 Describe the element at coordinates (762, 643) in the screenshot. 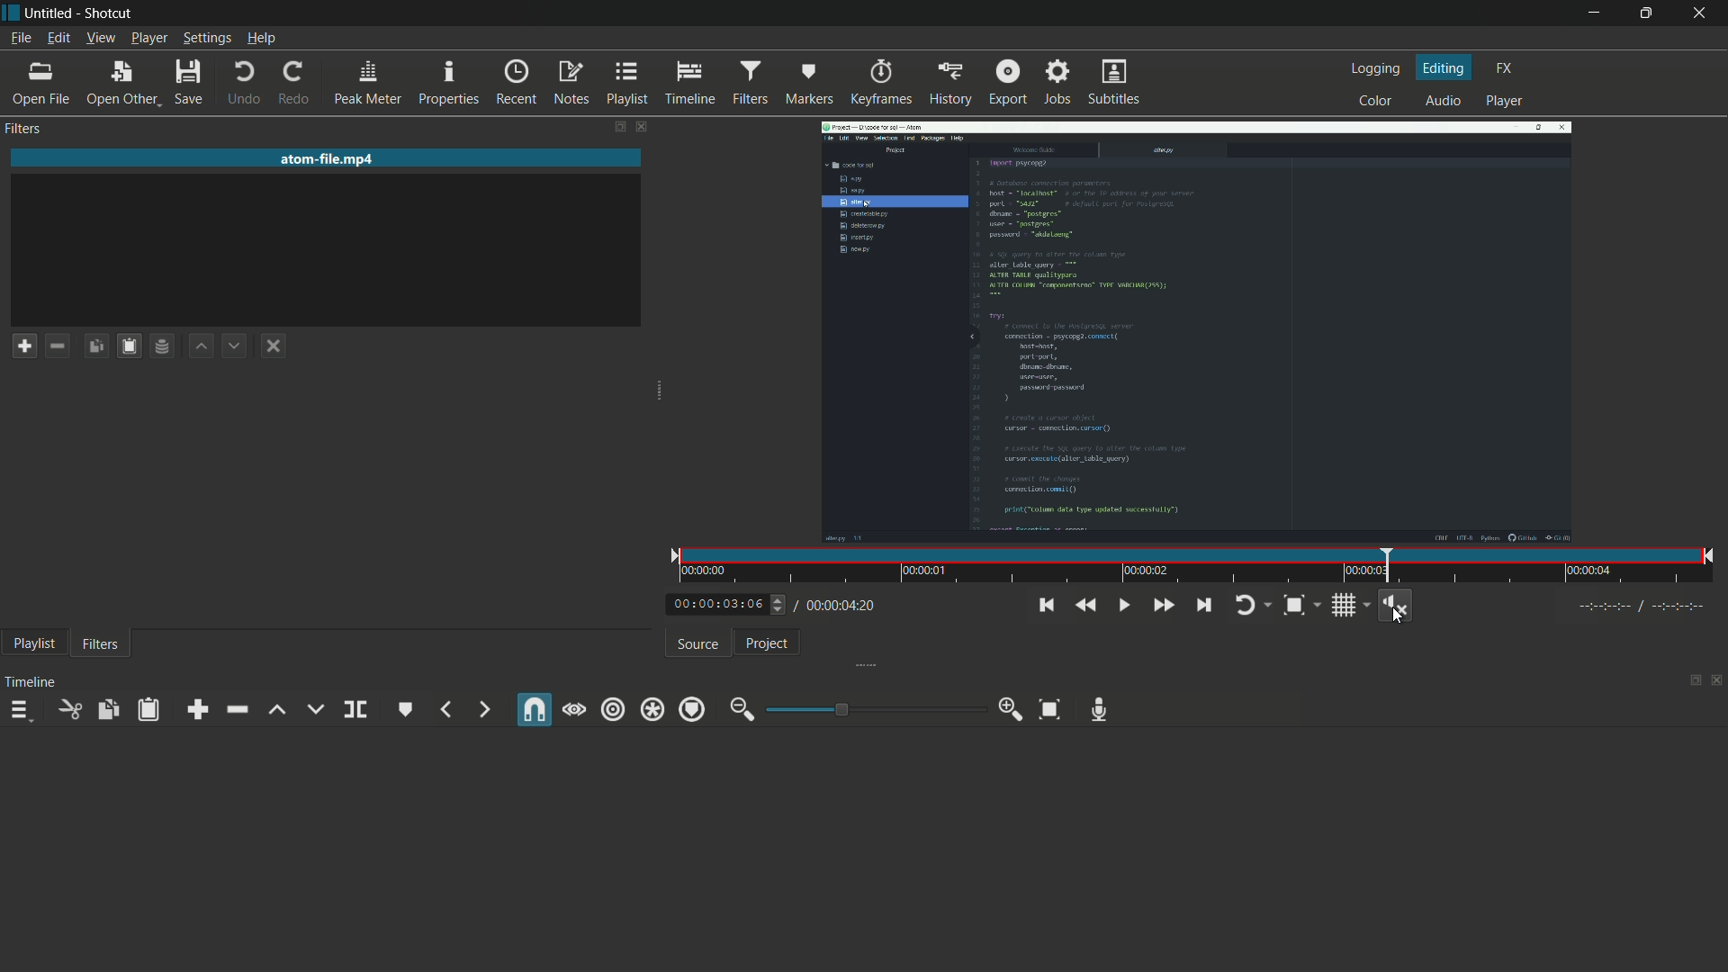

I see `project` at that location.